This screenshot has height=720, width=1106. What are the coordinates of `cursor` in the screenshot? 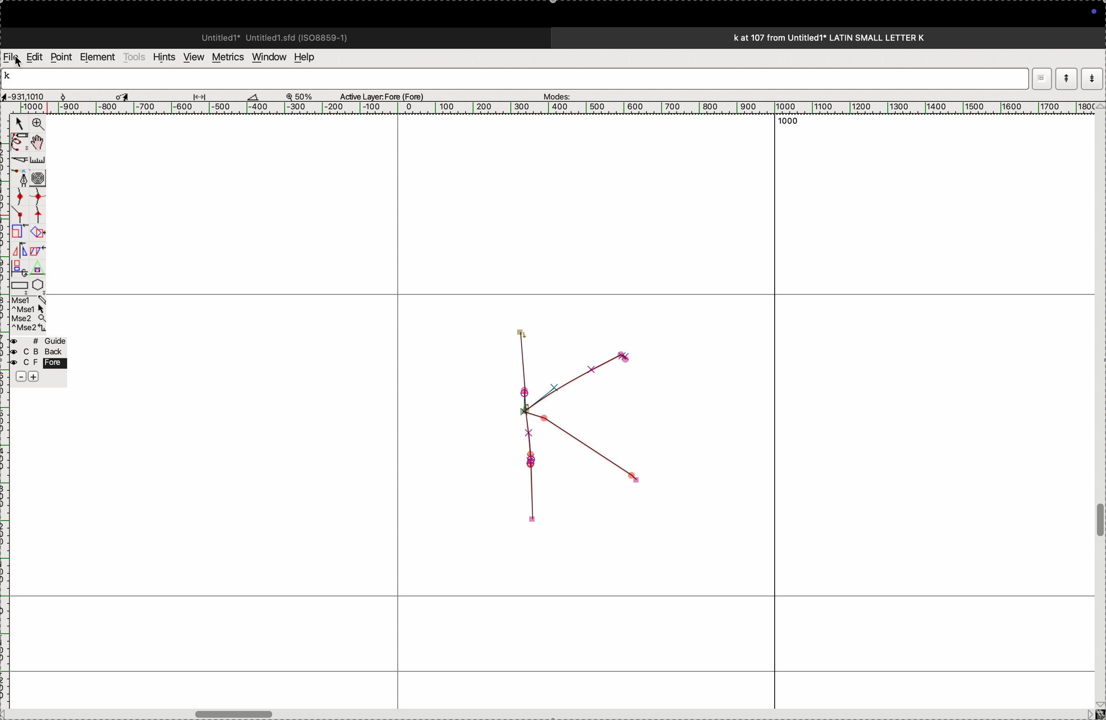 It's located at (22, 63).